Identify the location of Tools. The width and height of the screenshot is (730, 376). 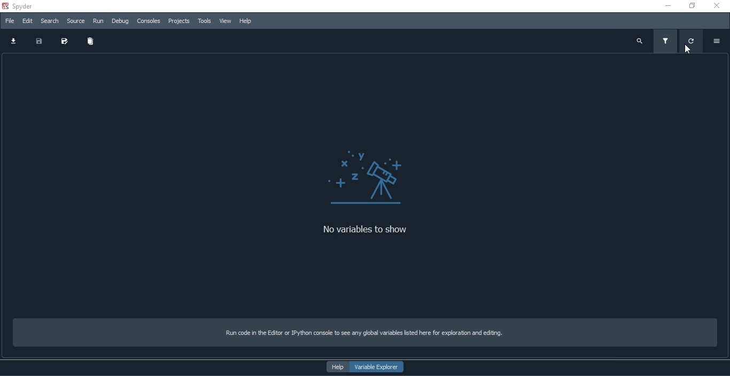
(205, 21).